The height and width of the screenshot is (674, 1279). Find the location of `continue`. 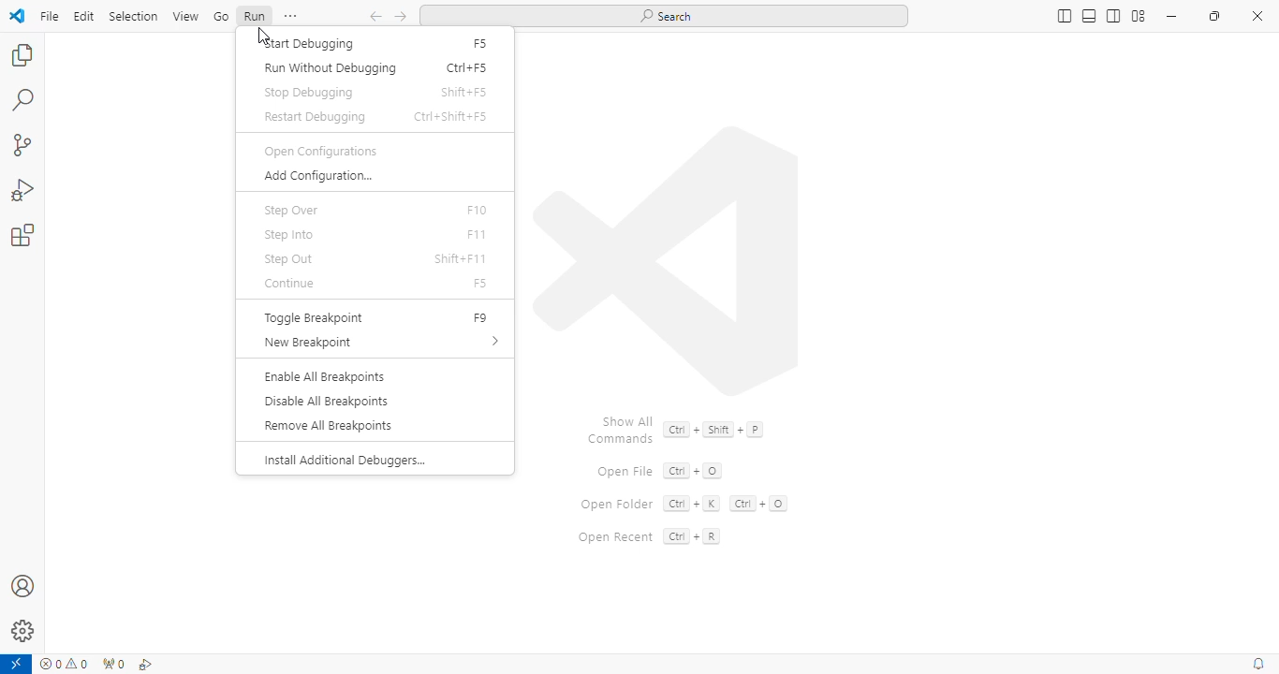

continue is located at coordinates (292, 284).